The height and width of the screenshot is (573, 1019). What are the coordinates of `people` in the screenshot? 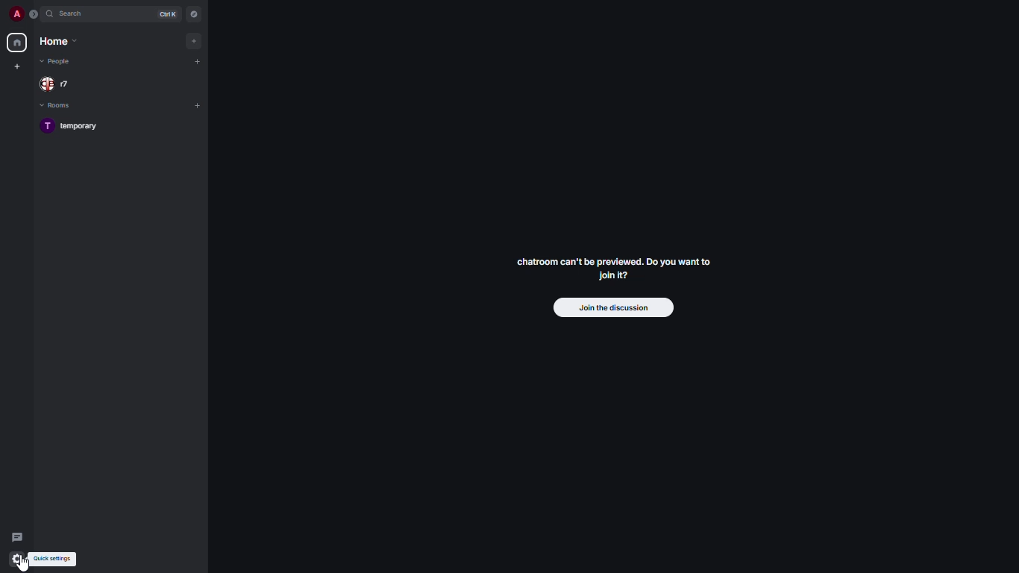 It's located at (59, 62).